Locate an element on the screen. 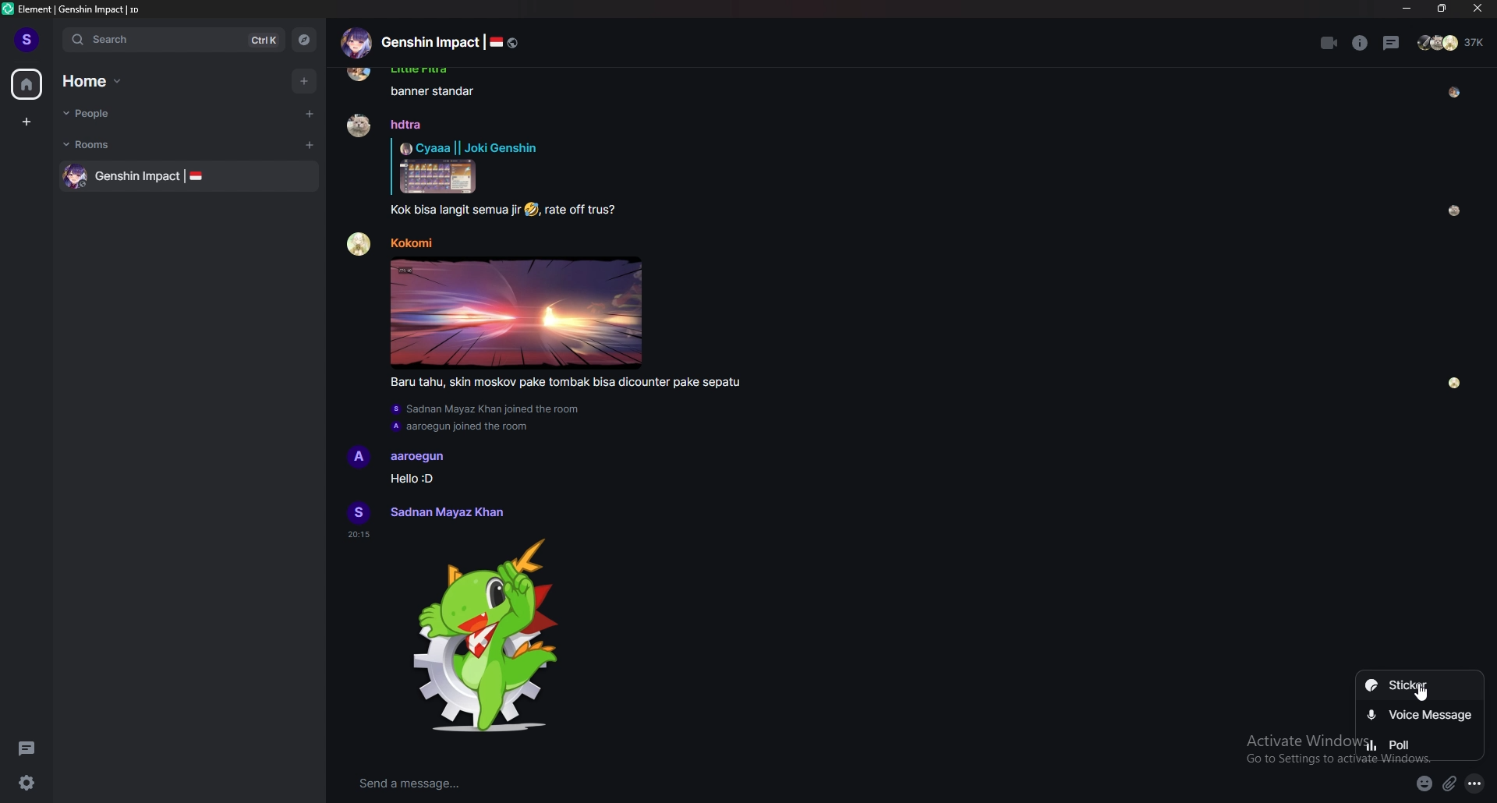  threads is located at coordinates (27, 748).